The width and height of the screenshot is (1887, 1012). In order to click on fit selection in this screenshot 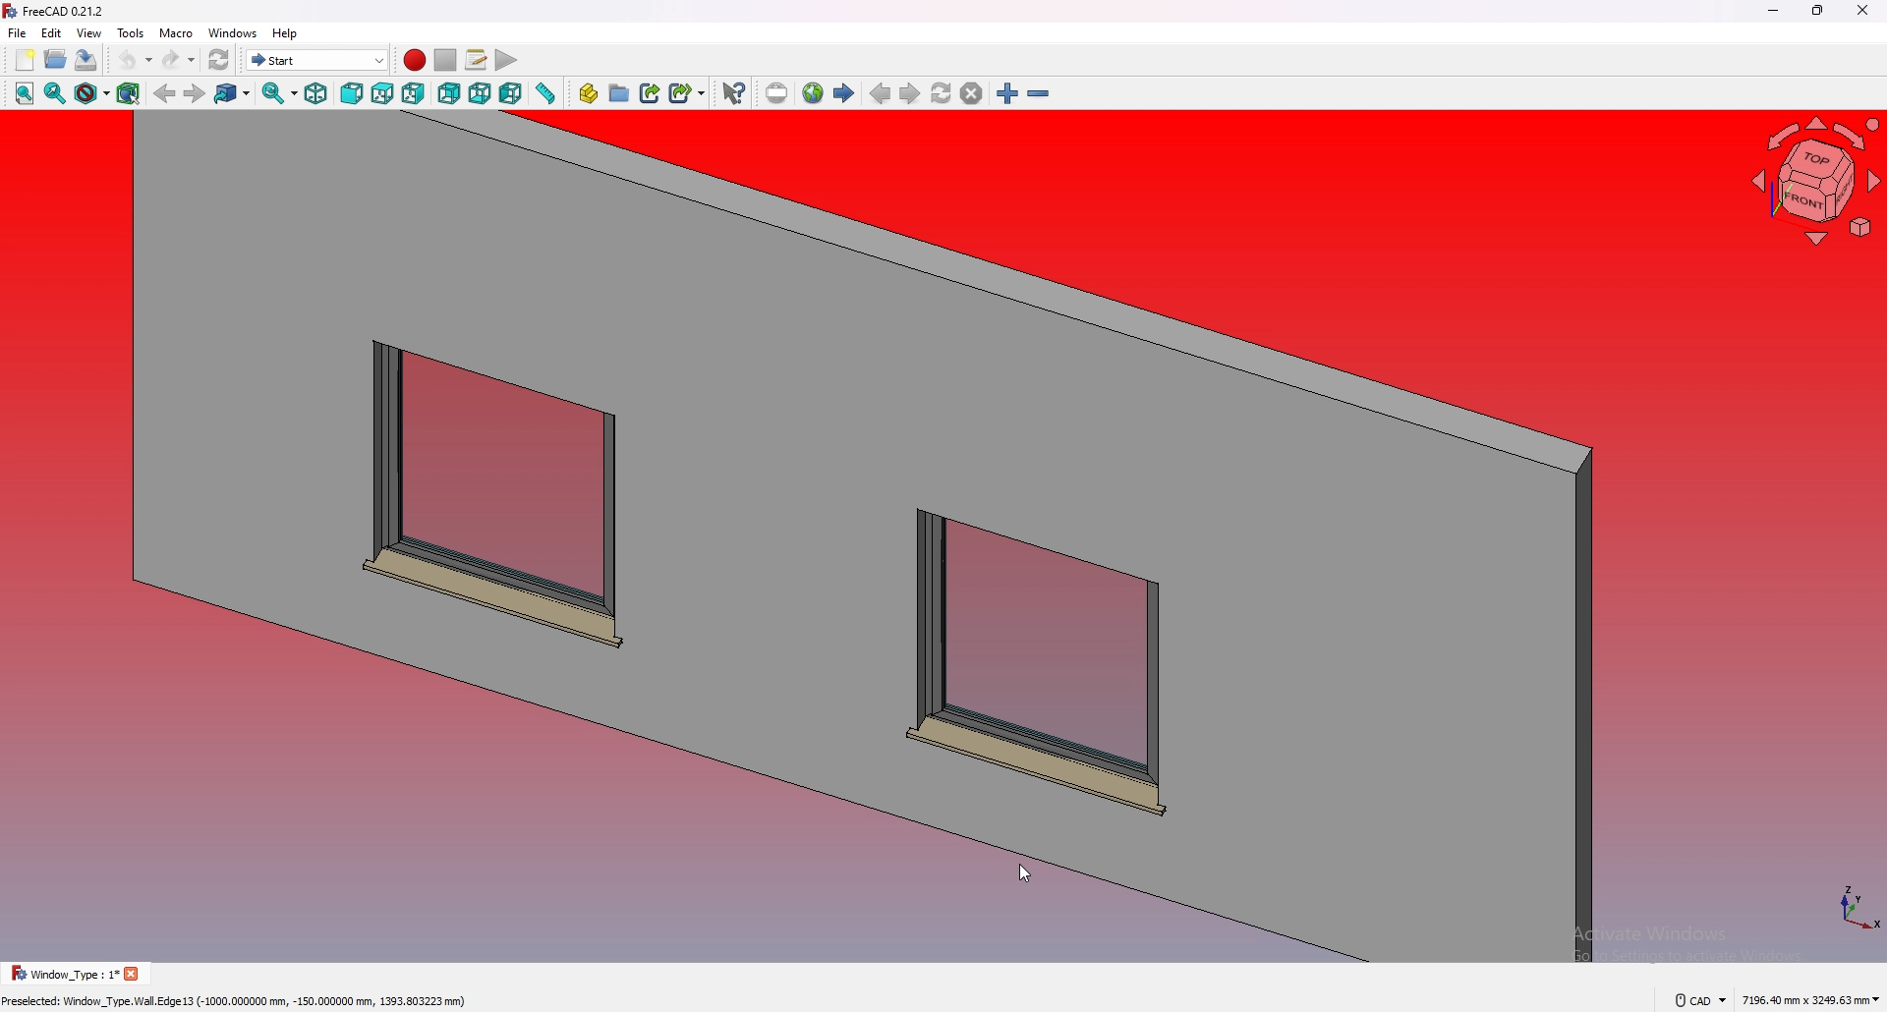, I will do `click(55, 93)`.